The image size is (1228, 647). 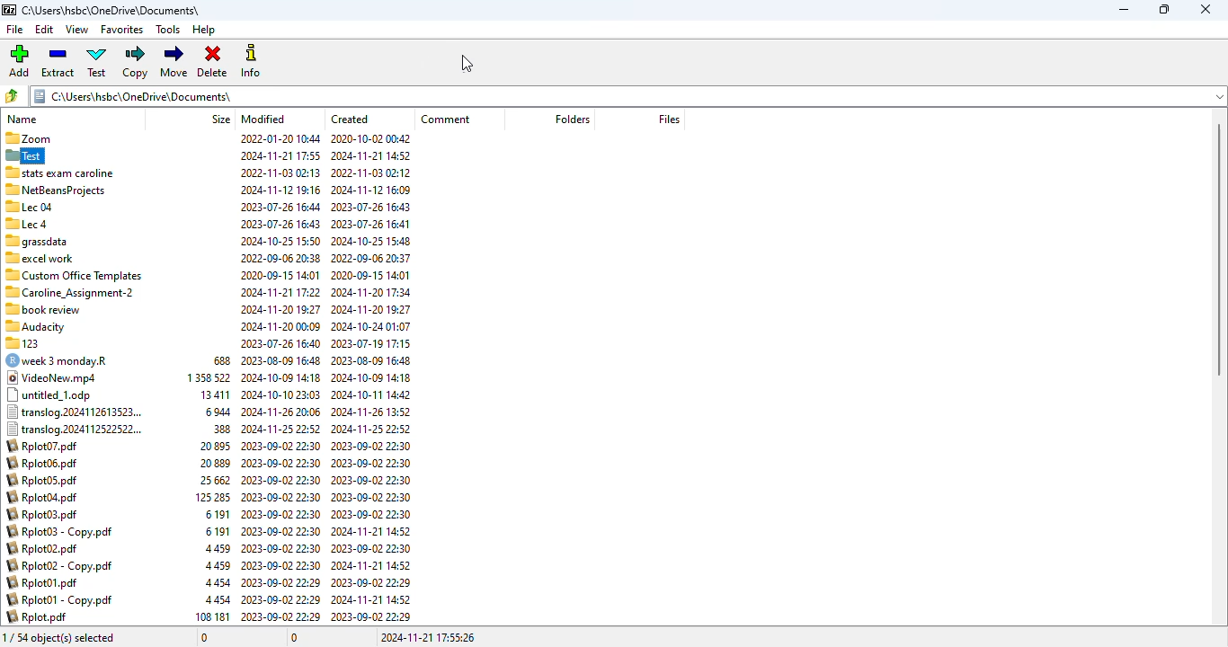 I want to click on Audacity, so click(x=35, y=327).